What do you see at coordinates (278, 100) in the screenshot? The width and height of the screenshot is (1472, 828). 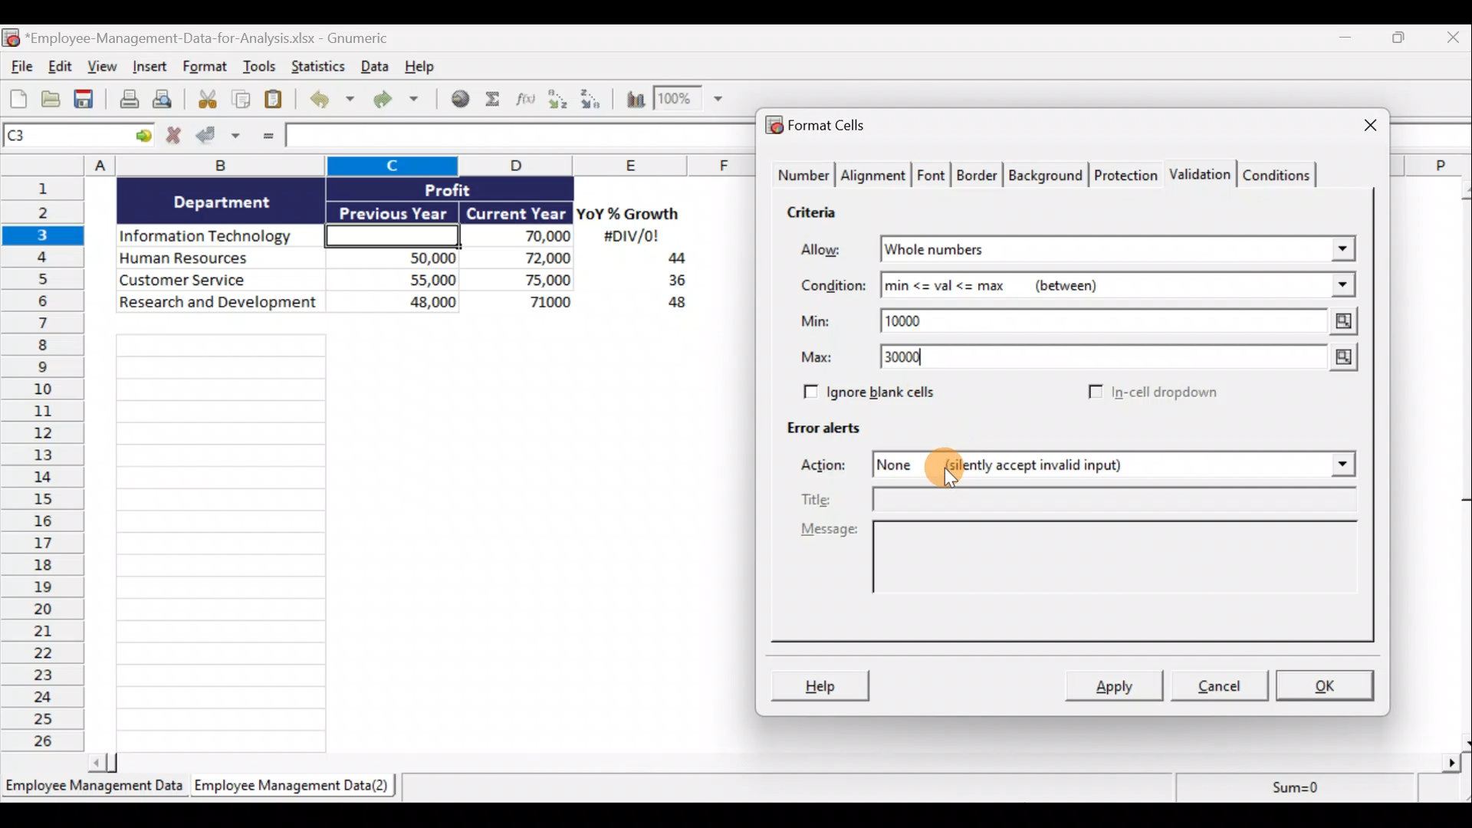 I see `Paste clipboard` at bounding box center [278, 100].